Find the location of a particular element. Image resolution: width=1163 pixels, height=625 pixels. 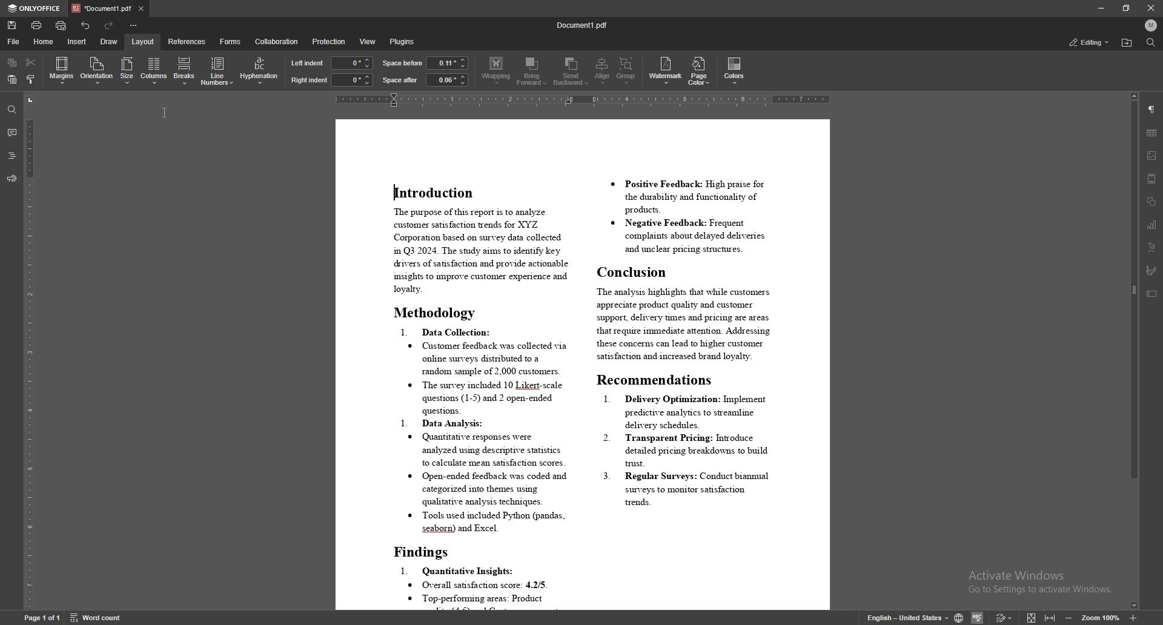

space before input is located at coordinates (448, 62).